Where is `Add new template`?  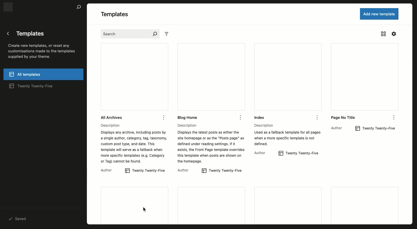 Add new template is located at coordinates (379, 14).